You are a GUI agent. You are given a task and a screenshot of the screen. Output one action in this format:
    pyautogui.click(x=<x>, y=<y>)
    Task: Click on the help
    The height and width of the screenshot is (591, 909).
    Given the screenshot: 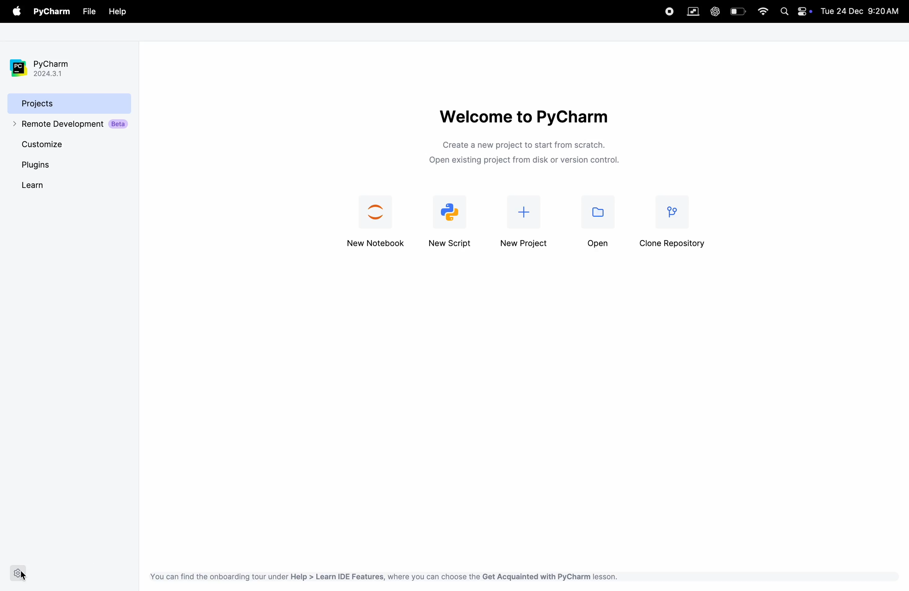 What is the action you would take?
    pyautogui.click(x=117, y=12)
    